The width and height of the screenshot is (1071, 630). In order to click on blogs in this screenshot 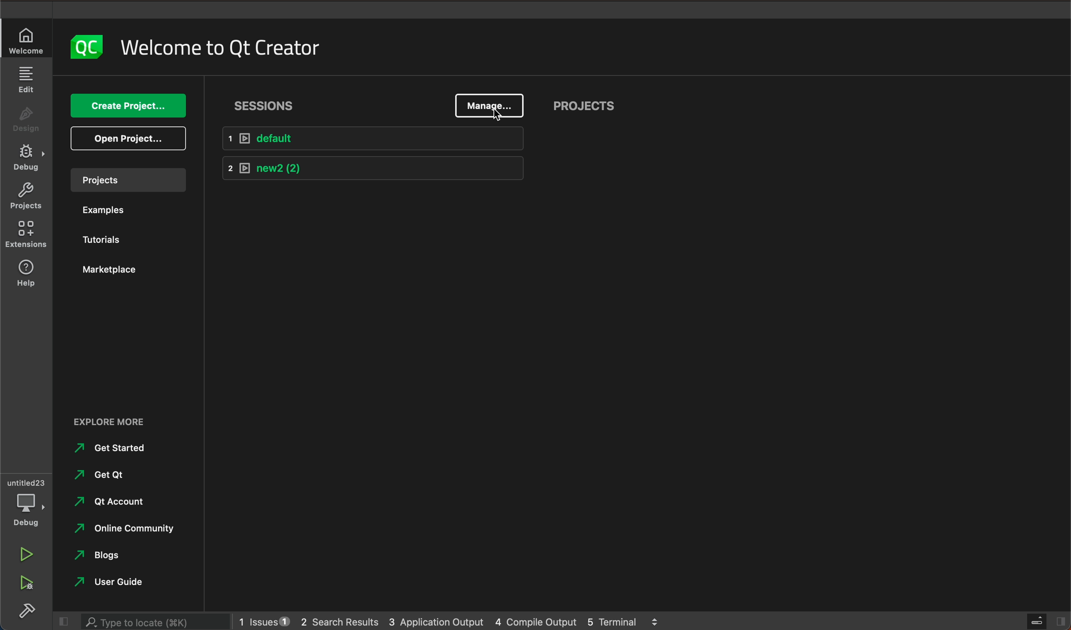, I will do `click(100, 555)`.